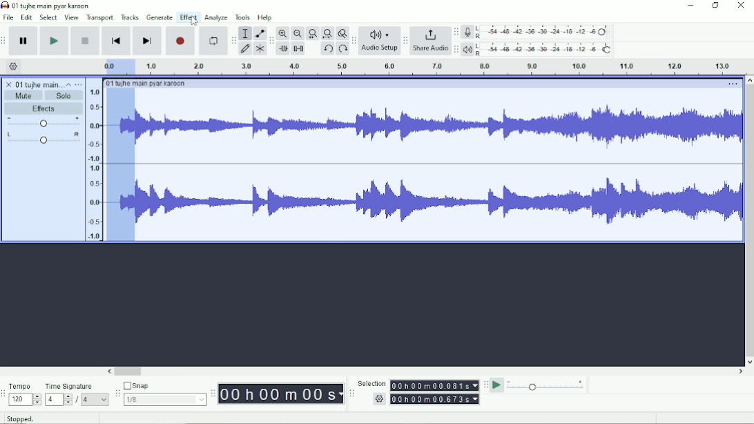 This screenshot has height=424, width=754. I want to click on Audacity tools toolbar, so click(233, 38).